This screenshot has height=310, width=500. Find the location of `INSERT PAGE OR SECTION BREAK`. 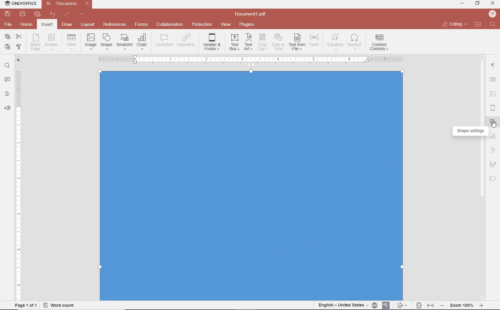

INSERT PAGE OR SECTION BREAK is located at coordinates (51, 42).